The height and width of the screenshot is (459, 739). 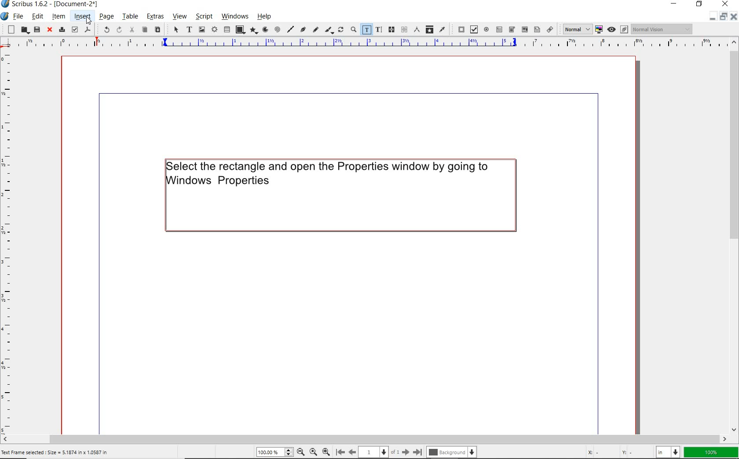 I want to click on scribus 1.6.2 - [Document-2*], so click(x=59, y=4).